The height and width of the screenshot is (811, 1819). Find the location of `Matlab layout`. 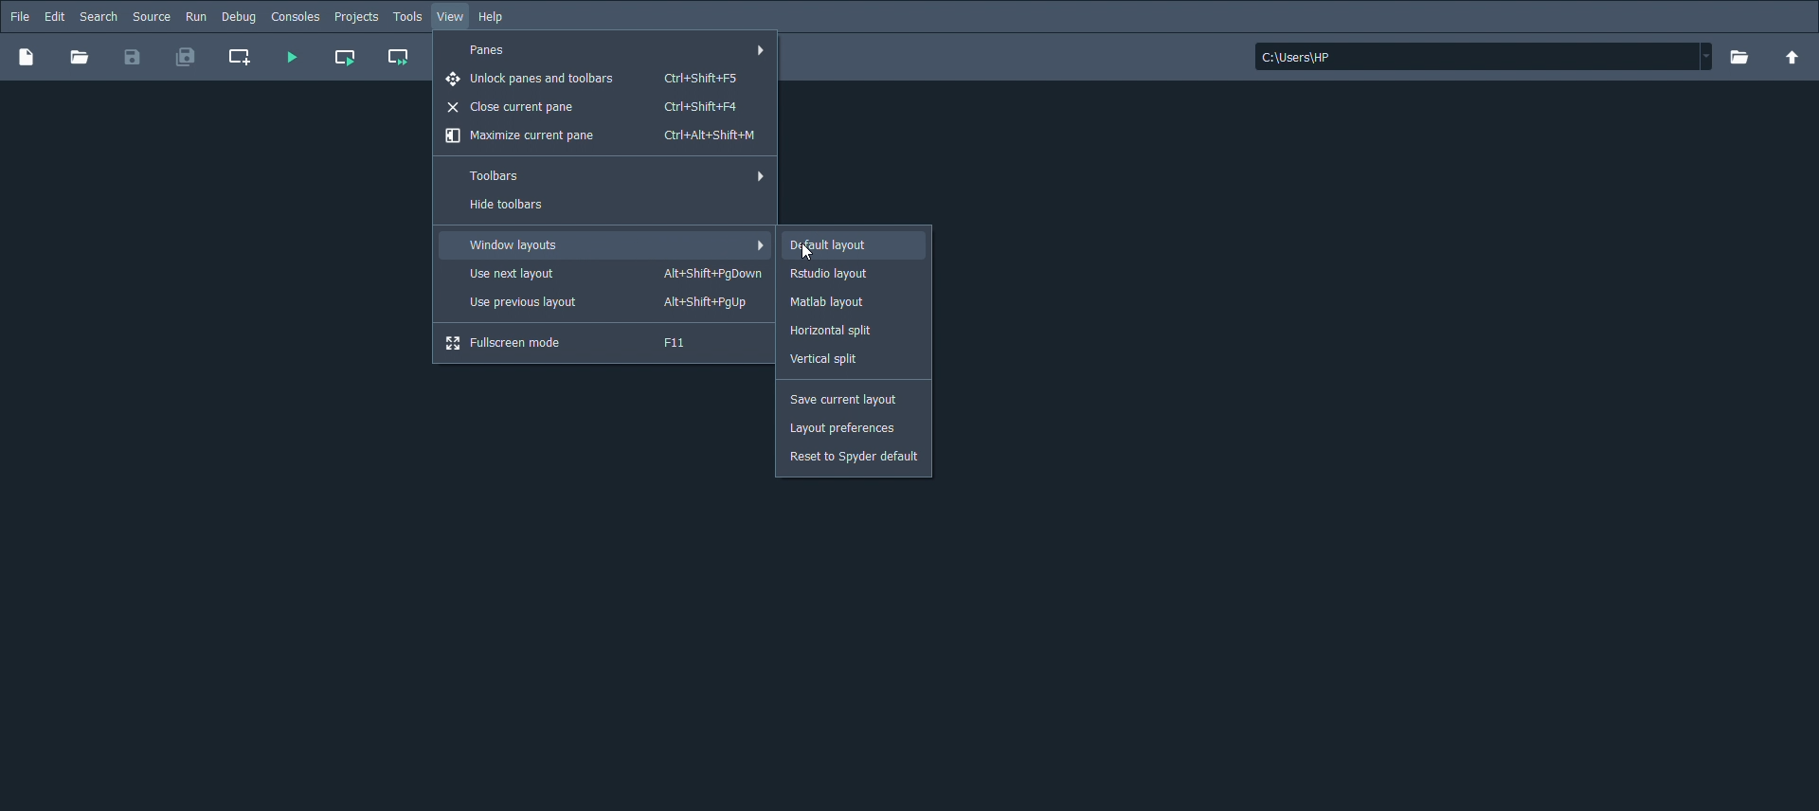

Matlab layout is located at coordinates (829, 302).